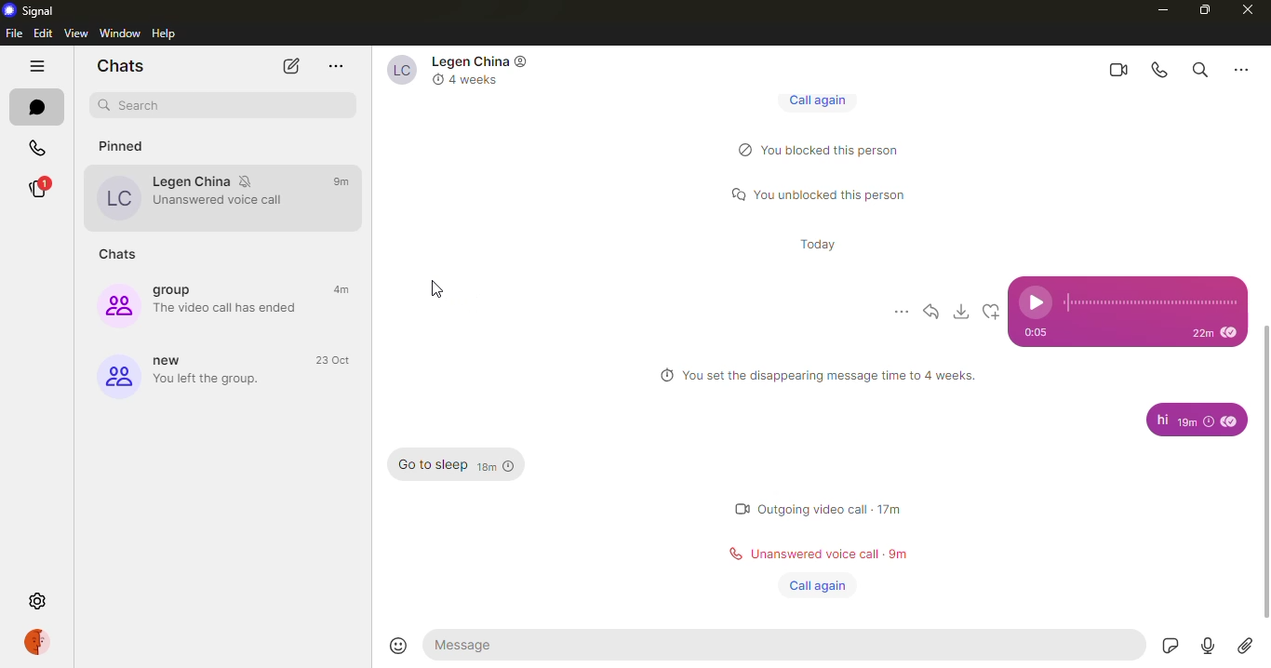 Image resolution: width=1271 pixels, height=668 pixels. I want to click on chats, so click(121, 254).